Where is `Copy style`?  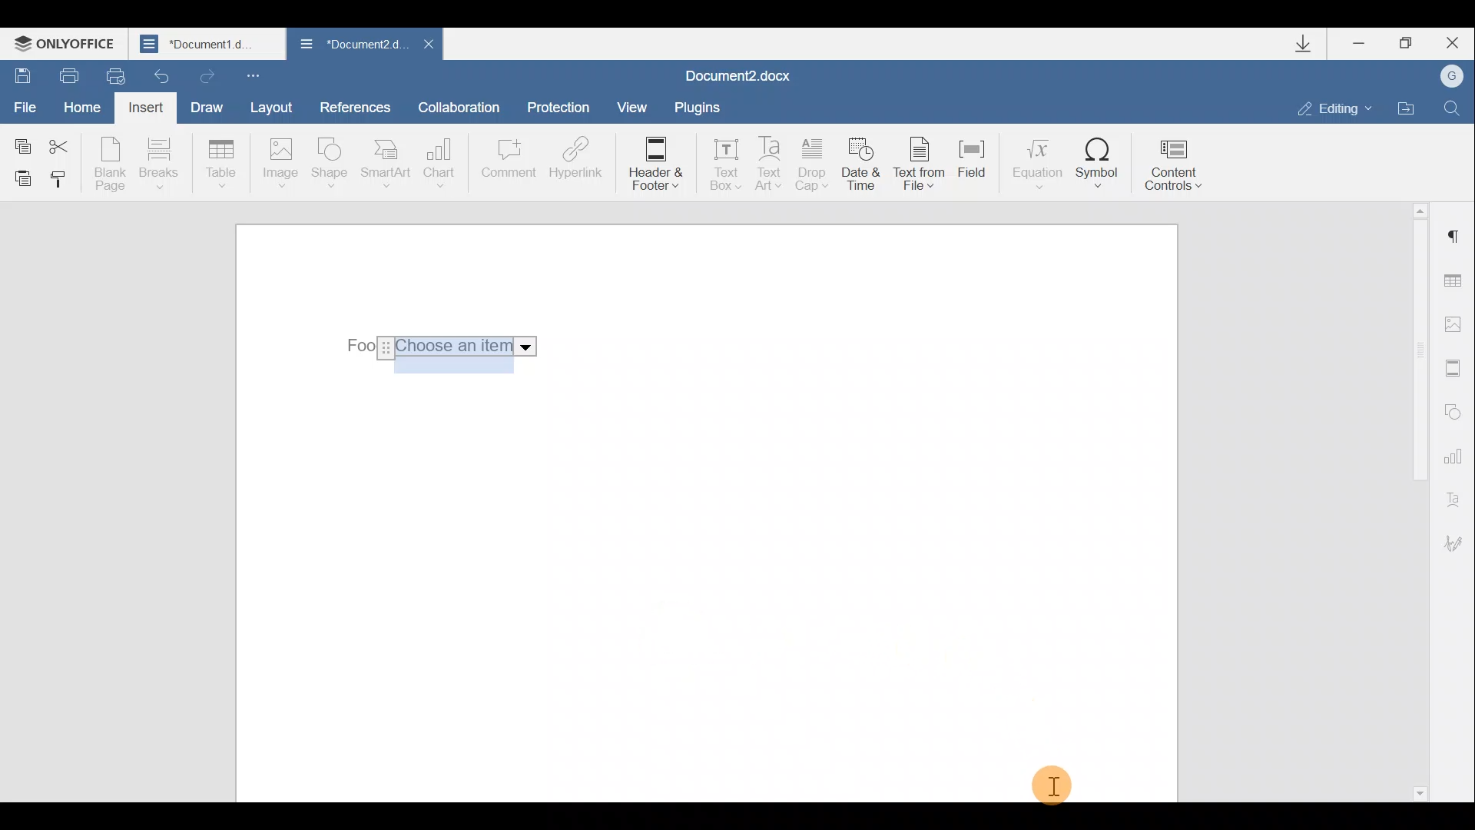 Copy style is located at coordinates (60, 182).